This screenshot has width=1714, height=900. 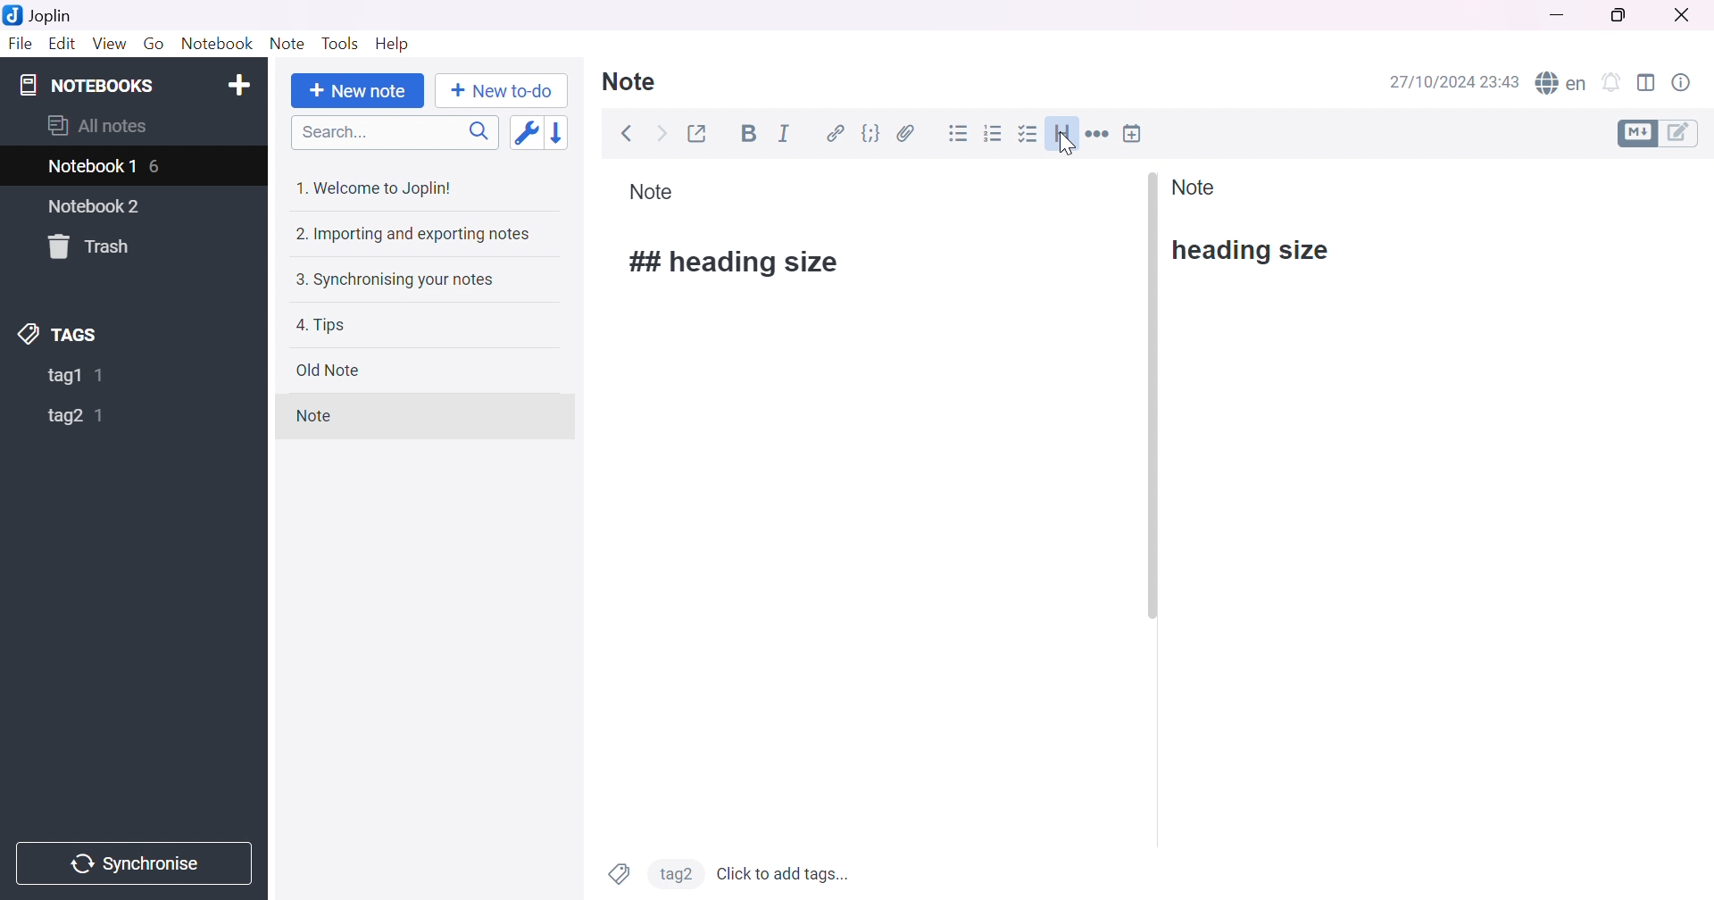 I want to click on Old Note, so click(x=329, y=370).